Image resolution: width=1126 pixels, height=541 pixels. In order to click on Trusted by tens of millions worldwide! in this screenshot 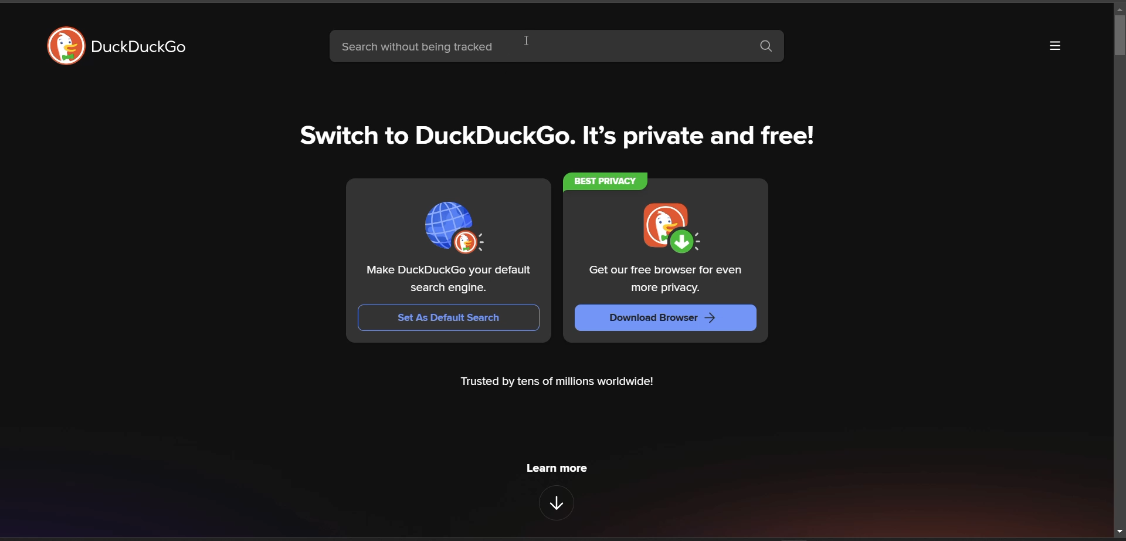, I will do `click(558, 382)`.